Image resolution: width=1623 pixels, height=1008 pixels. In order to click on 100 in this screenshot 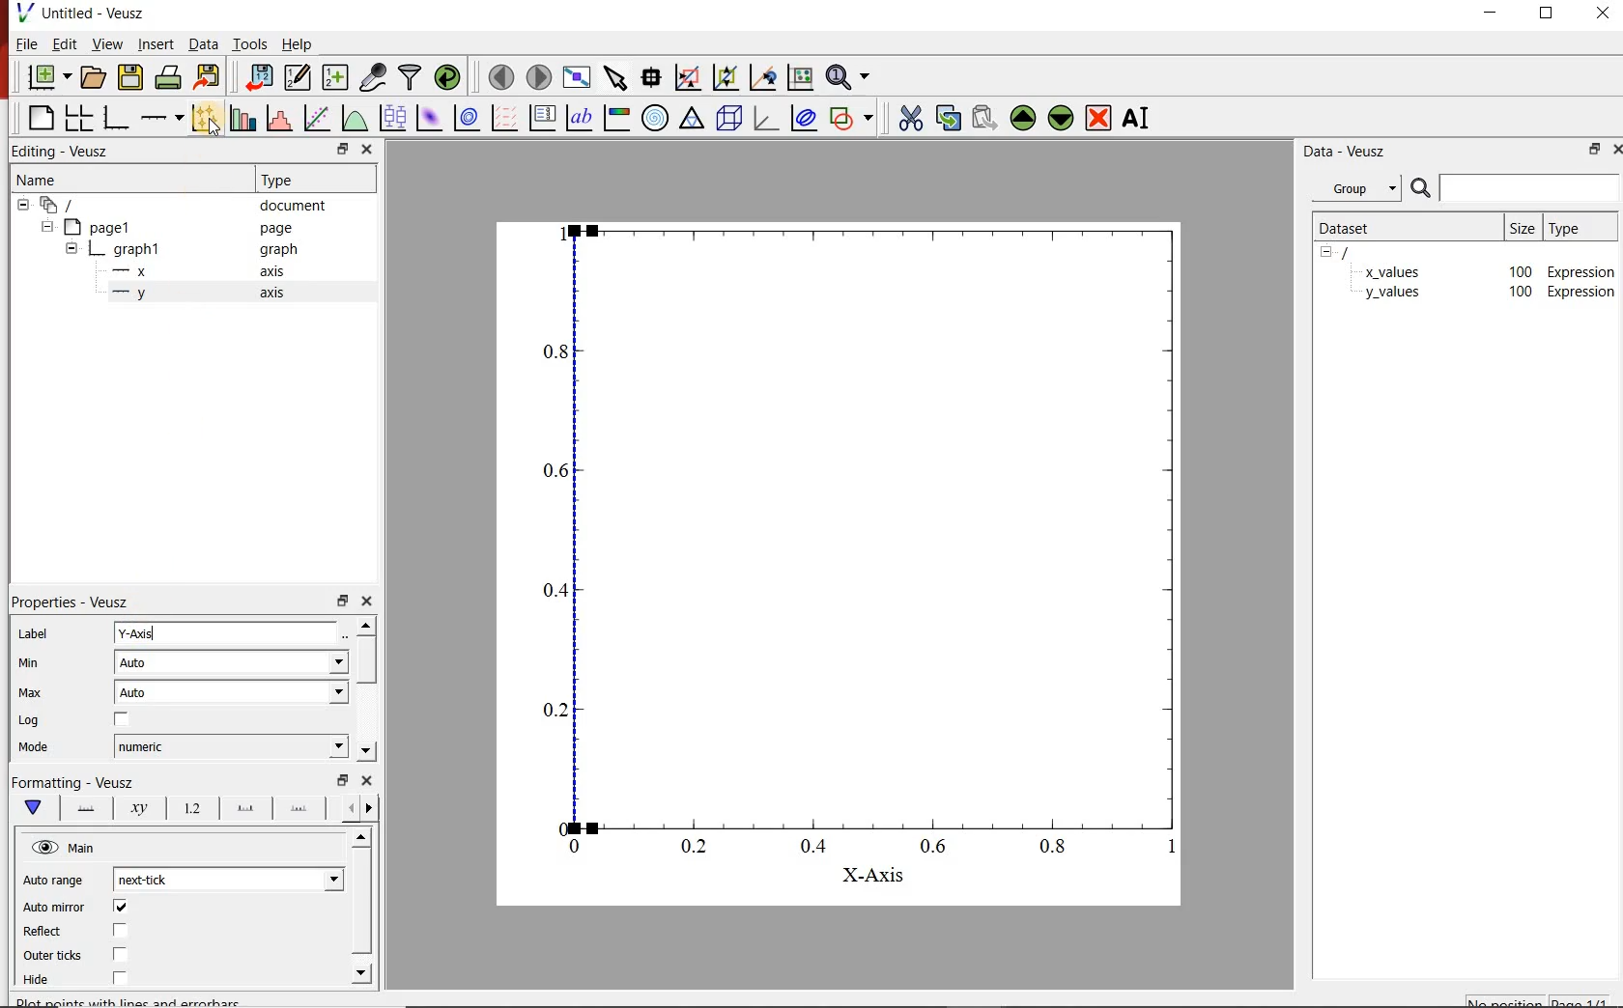, I will do `click(1520, 270)`.